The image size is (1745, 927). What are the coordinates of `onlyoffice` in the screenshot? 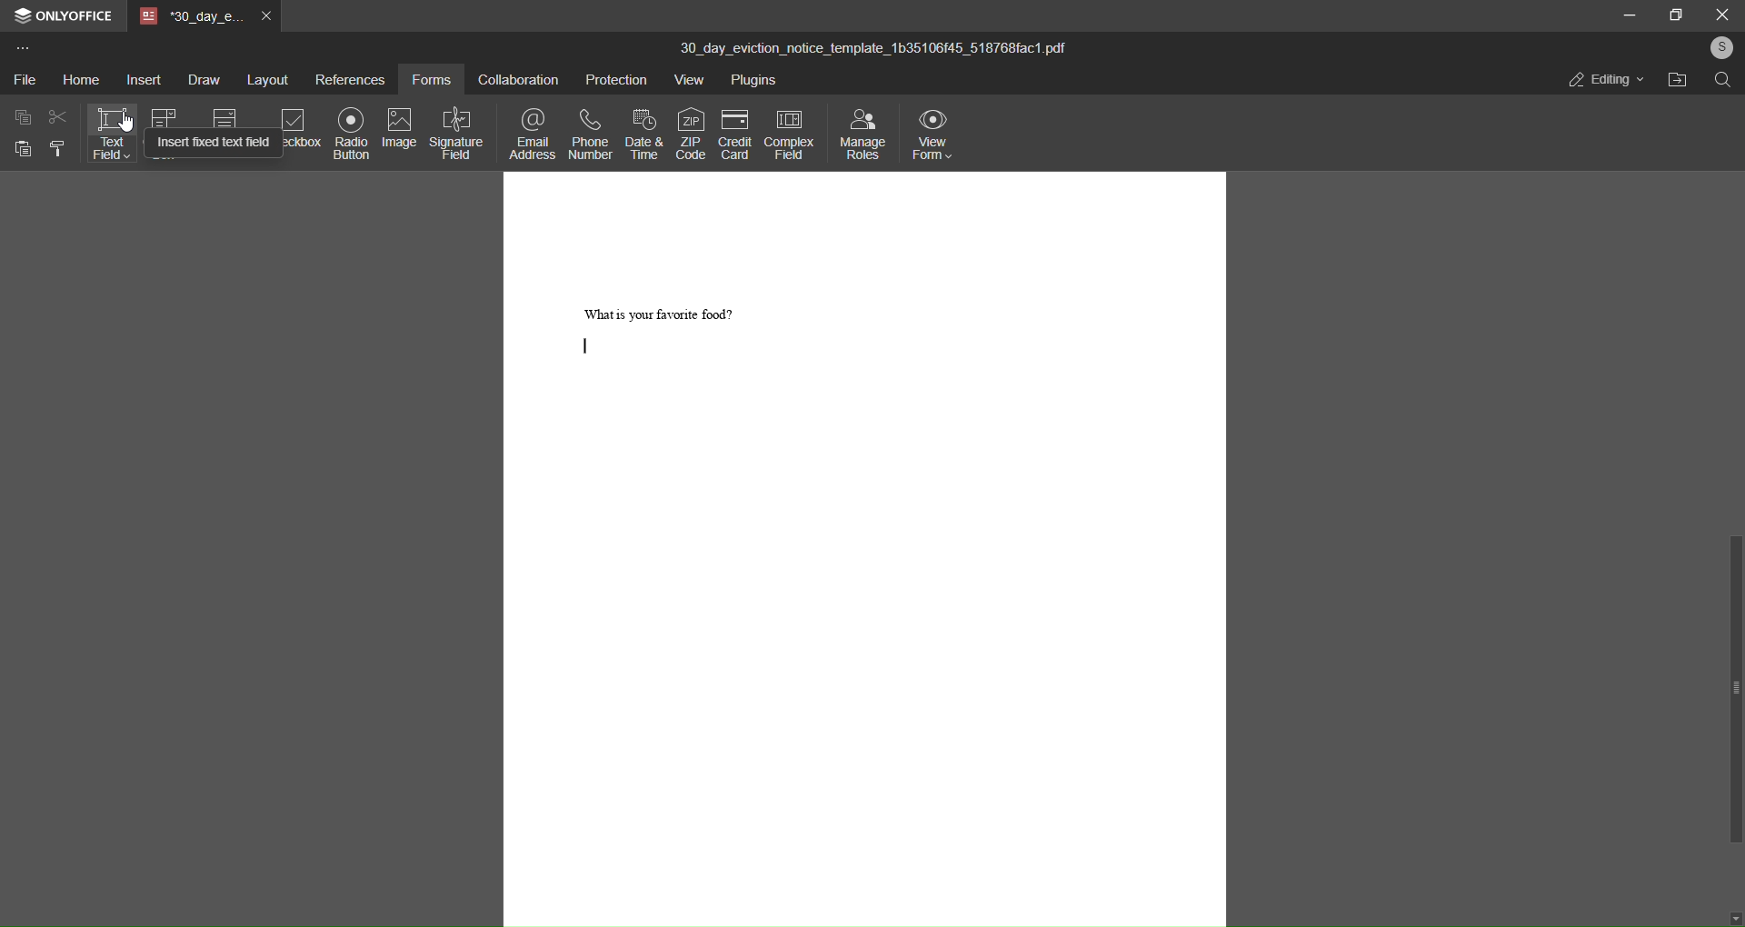 It's located at (76, 16).